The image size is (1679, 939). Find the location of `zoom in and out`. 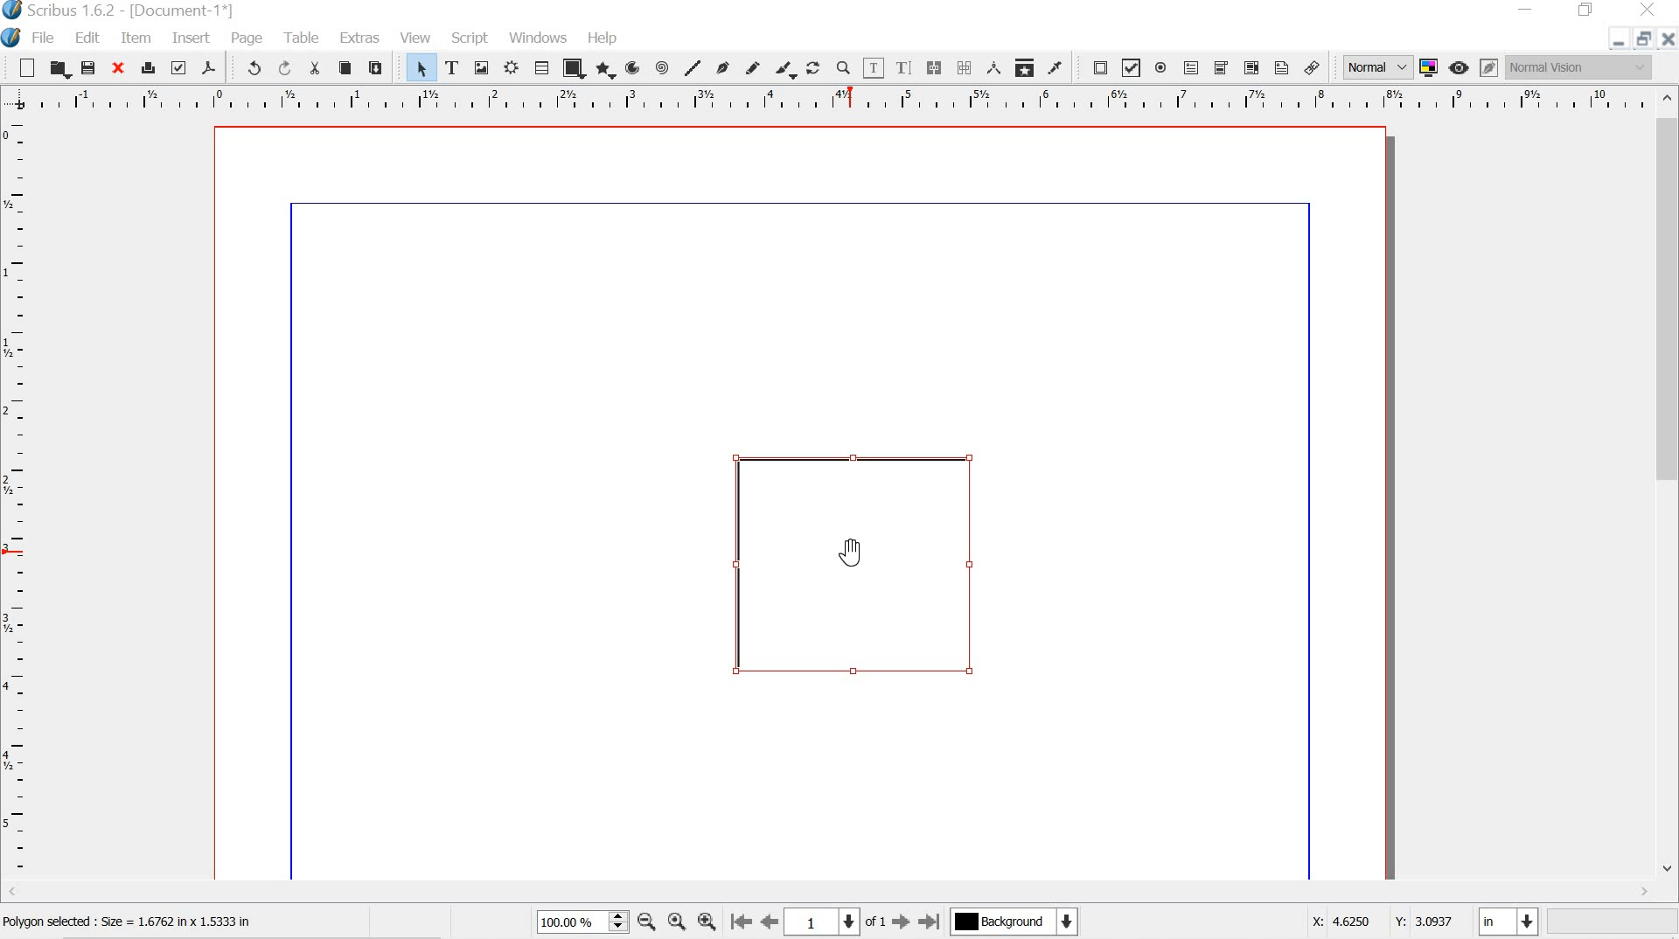

zoom in and out is located at coordinates (619, 922).